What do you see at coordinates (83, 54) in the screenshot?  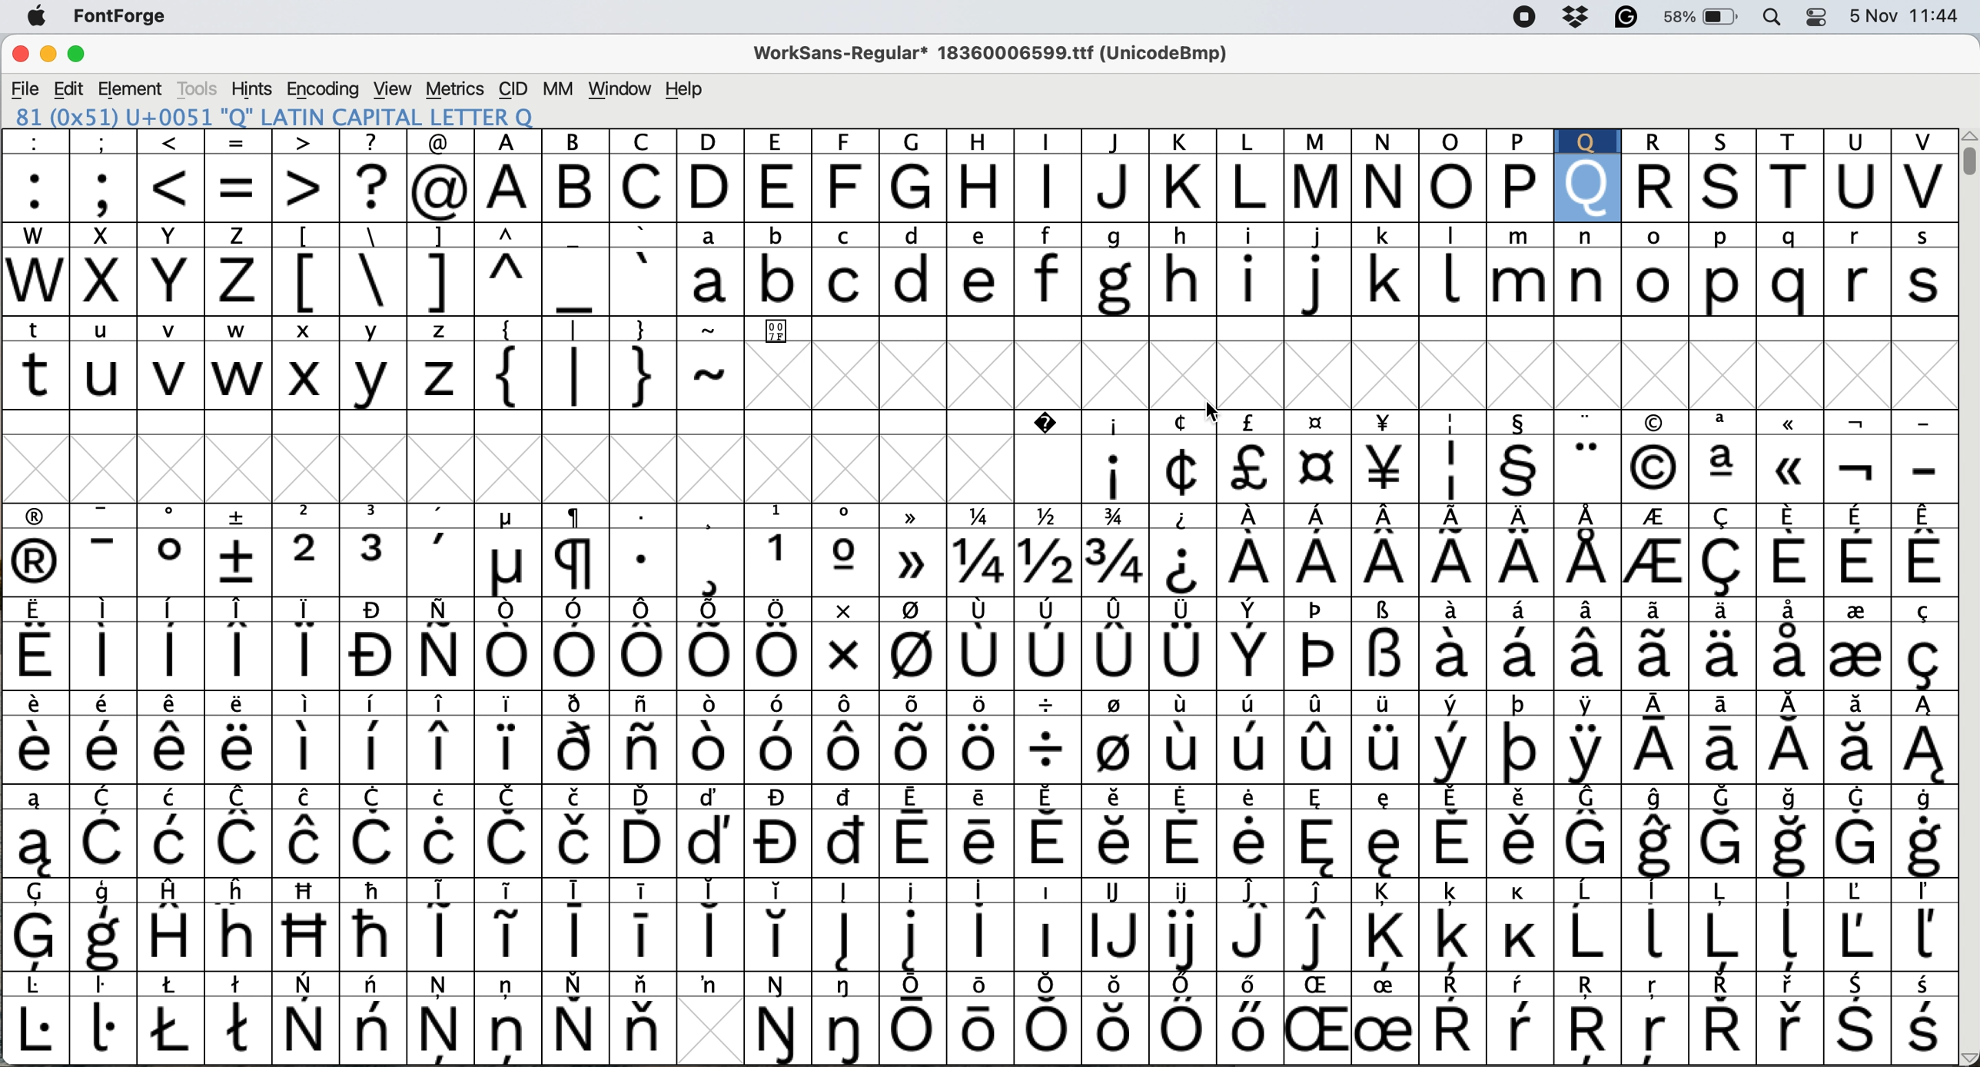 I see `maximise` at bounding box center [83, 54].